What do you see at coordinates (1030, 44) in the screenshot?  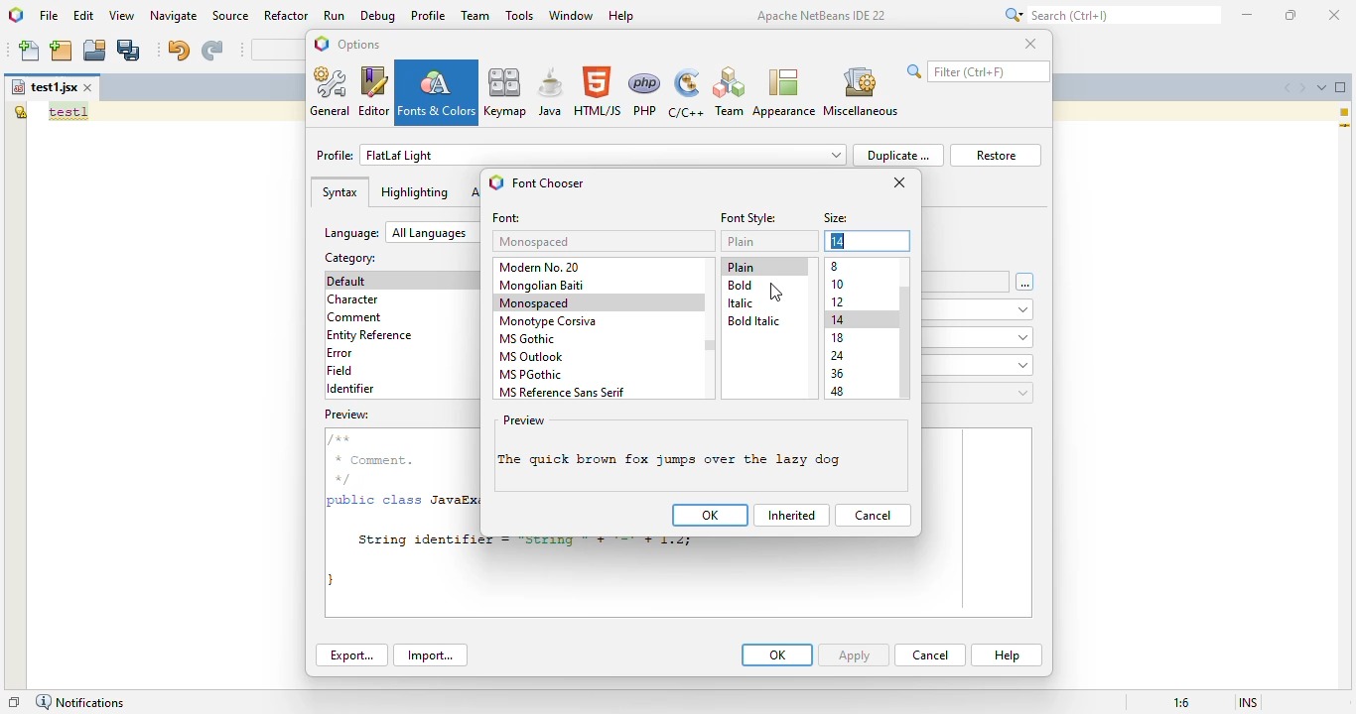 I see `close` at bounding box center [1030, 44].